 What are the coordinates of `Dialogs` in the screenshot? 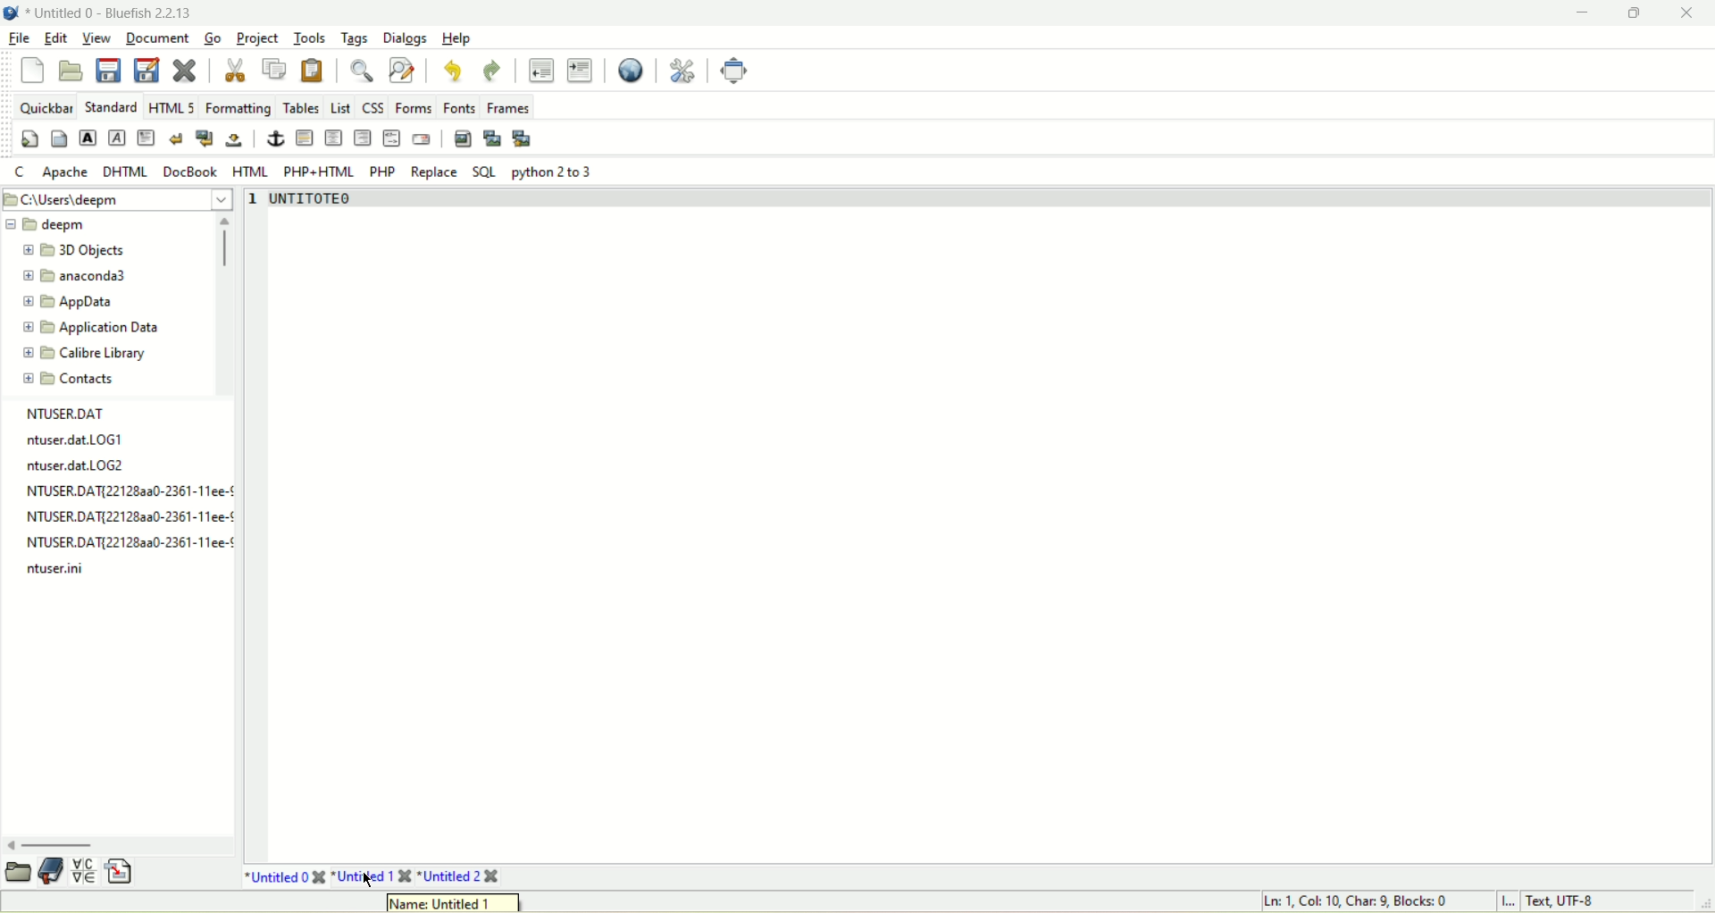 It's located at (407, 40).